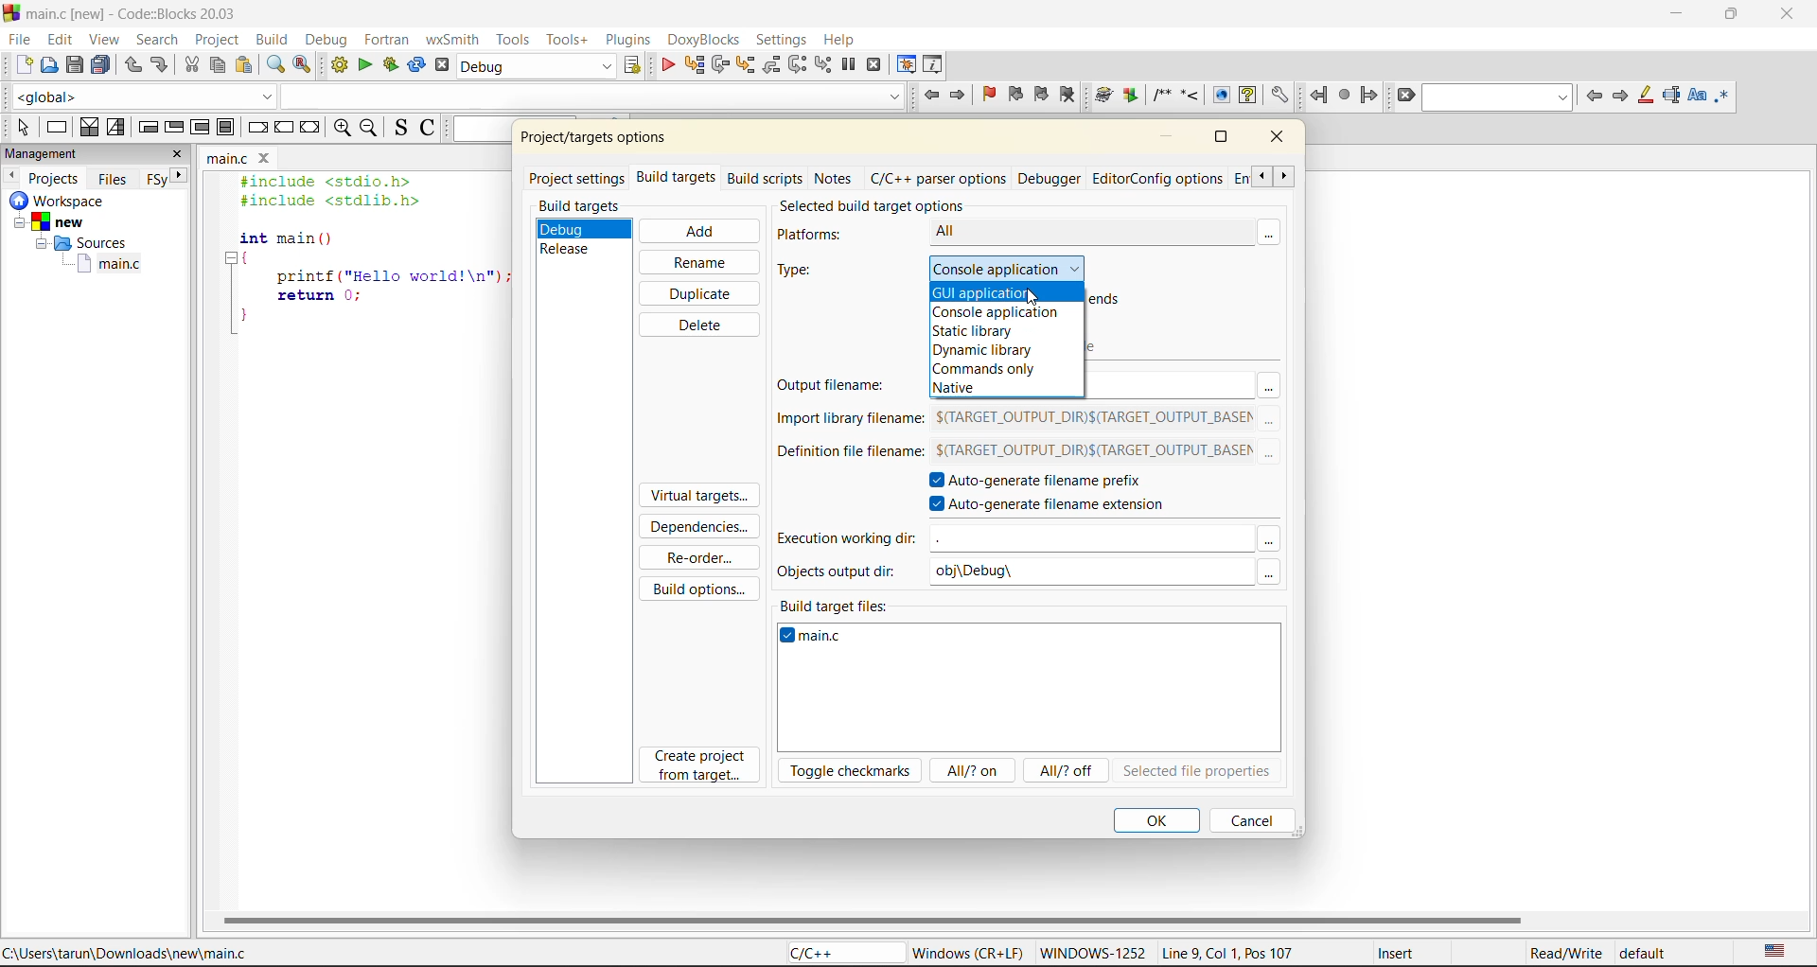 The height and width of the screenshot is (967, 1817). What do you see at coordinates (1104, 415) in the screenshot?
I see `$(TARGET_OUTPUT_DIR)$(TARGET_OUTPUT_BASEM` at bounding box center [1104, 415].